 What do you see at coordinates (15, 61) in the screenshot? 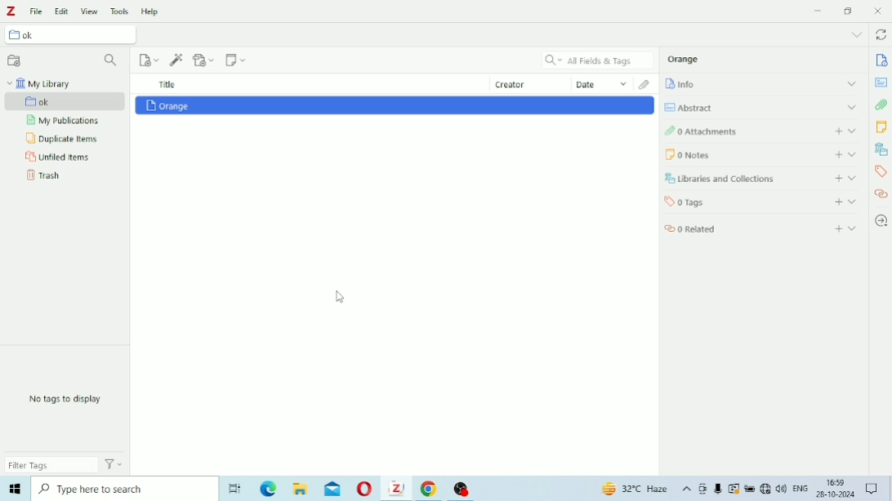
I see `New Collection` at bounding box center [15, 61].